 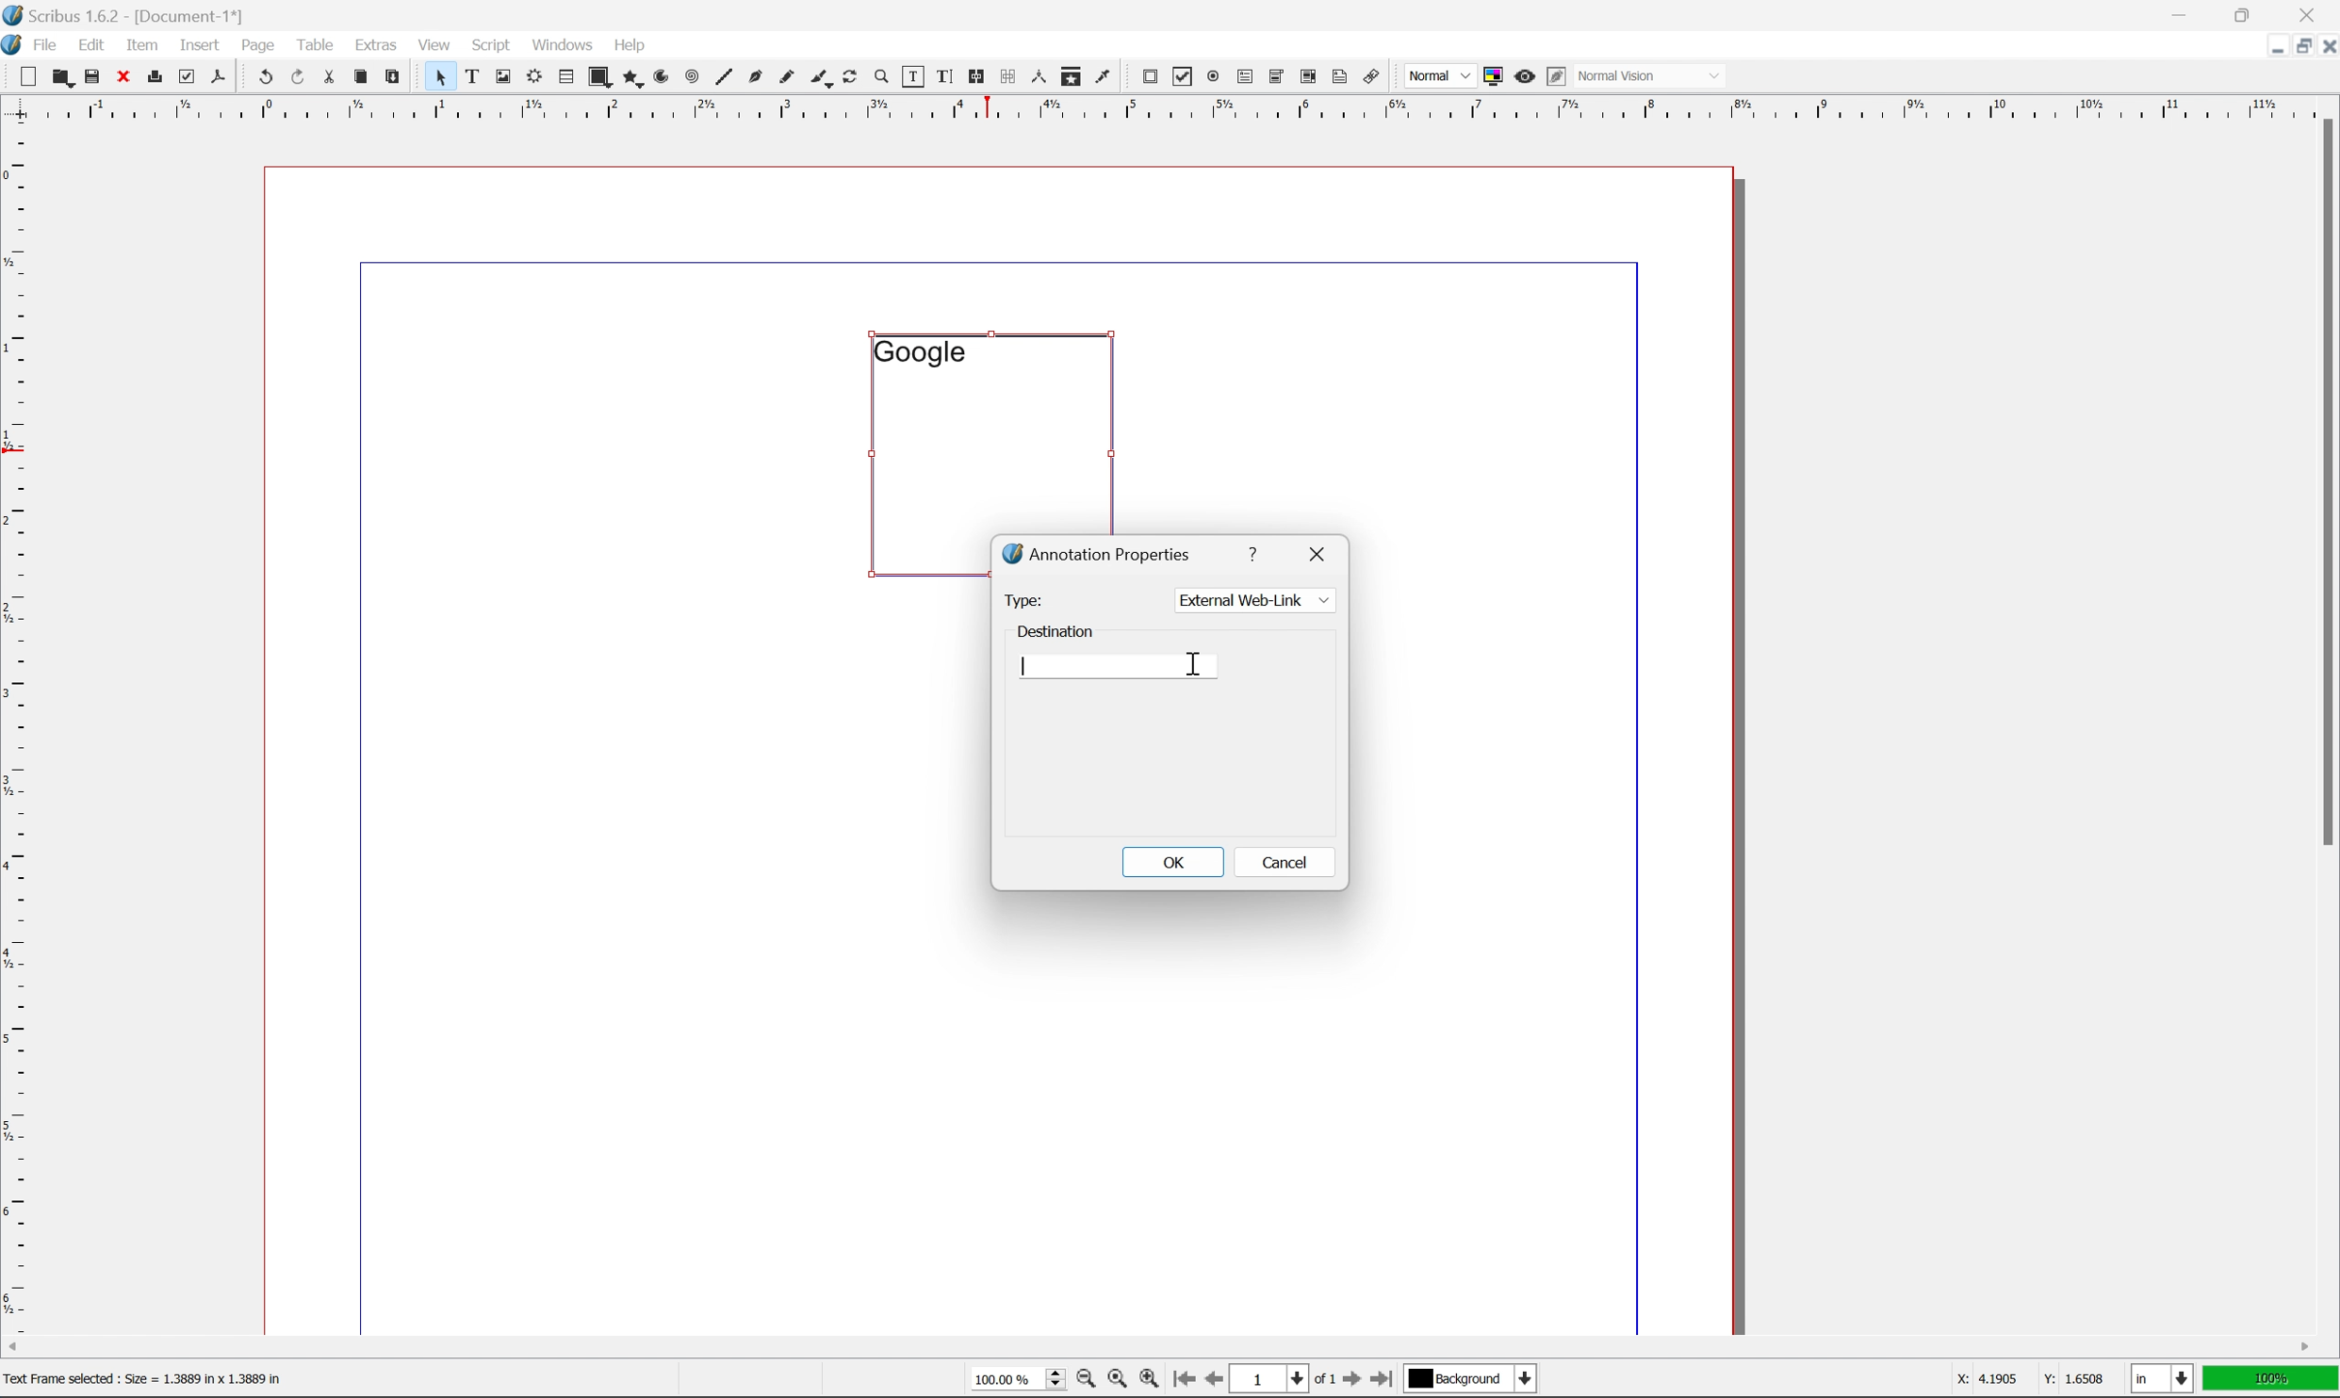 I want to click on script, so click(x=491, y=45).